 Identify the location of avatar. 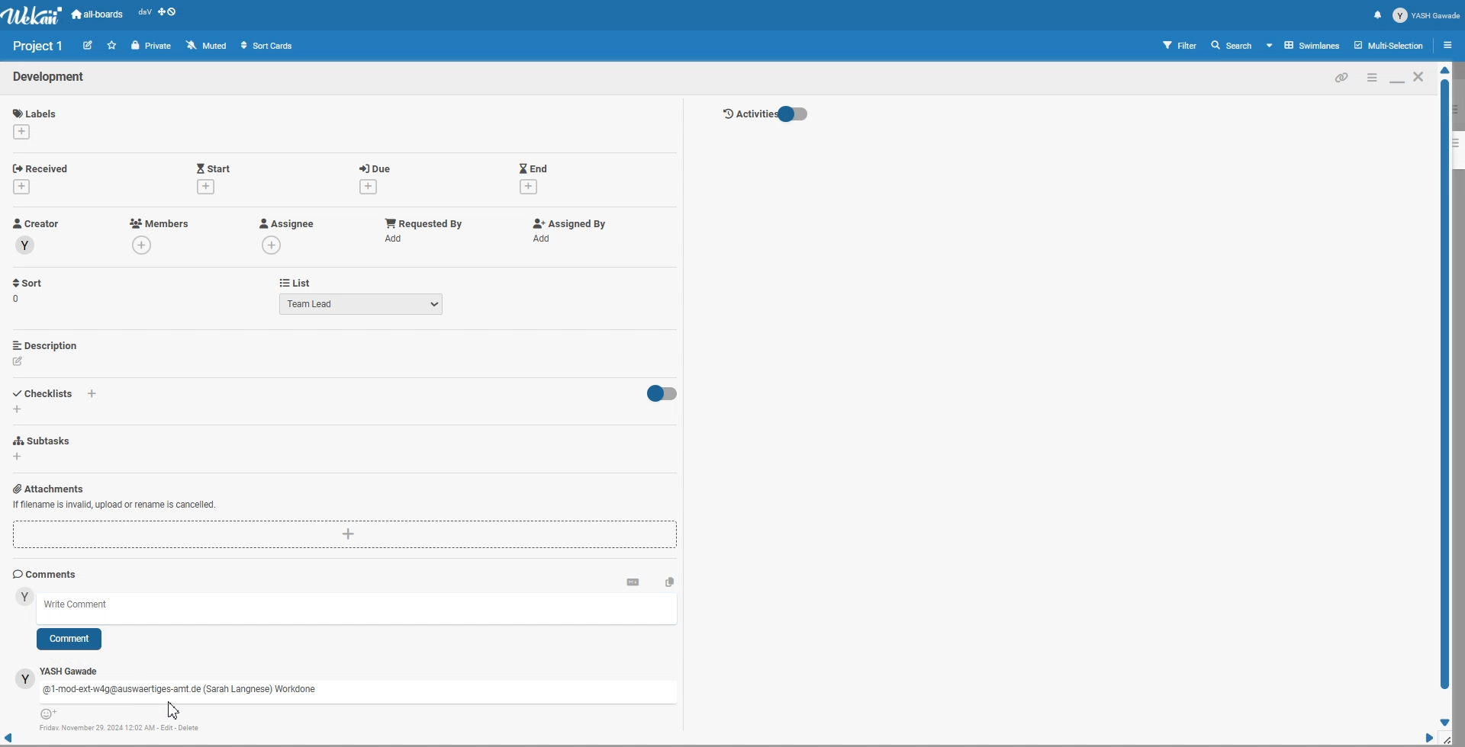
(26, 245).